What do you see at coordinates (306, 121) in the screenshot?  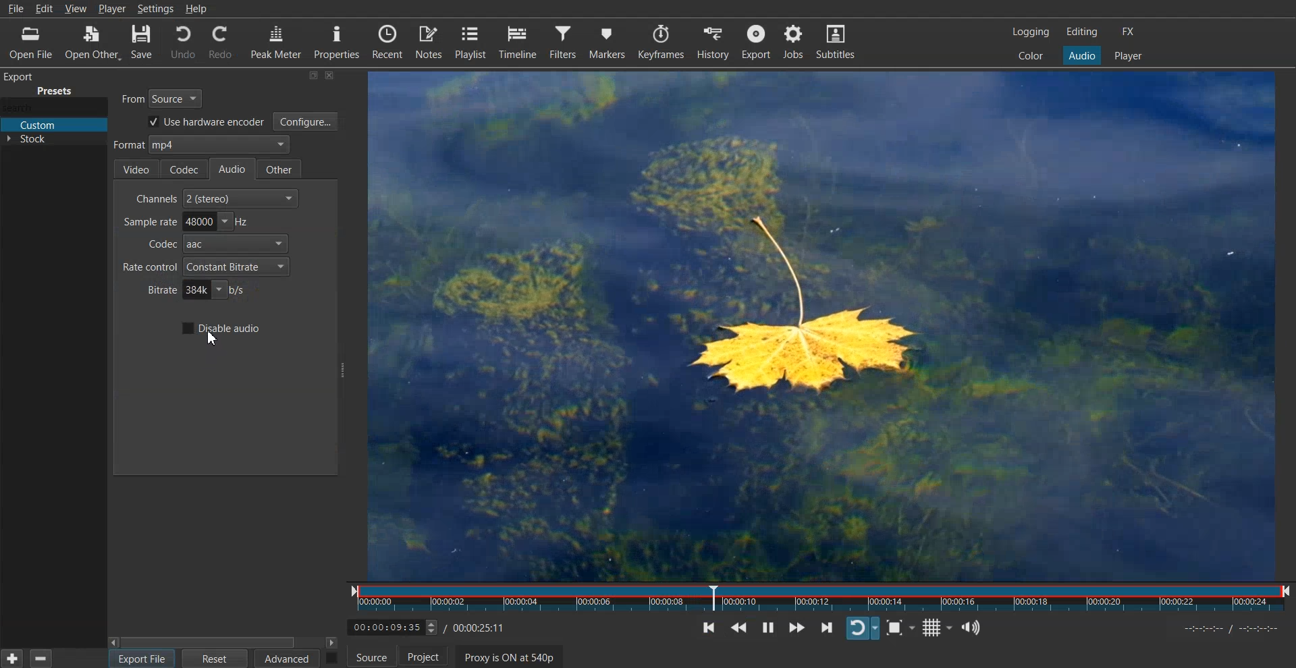 I see `Configure` at bounding box center [306, 121].